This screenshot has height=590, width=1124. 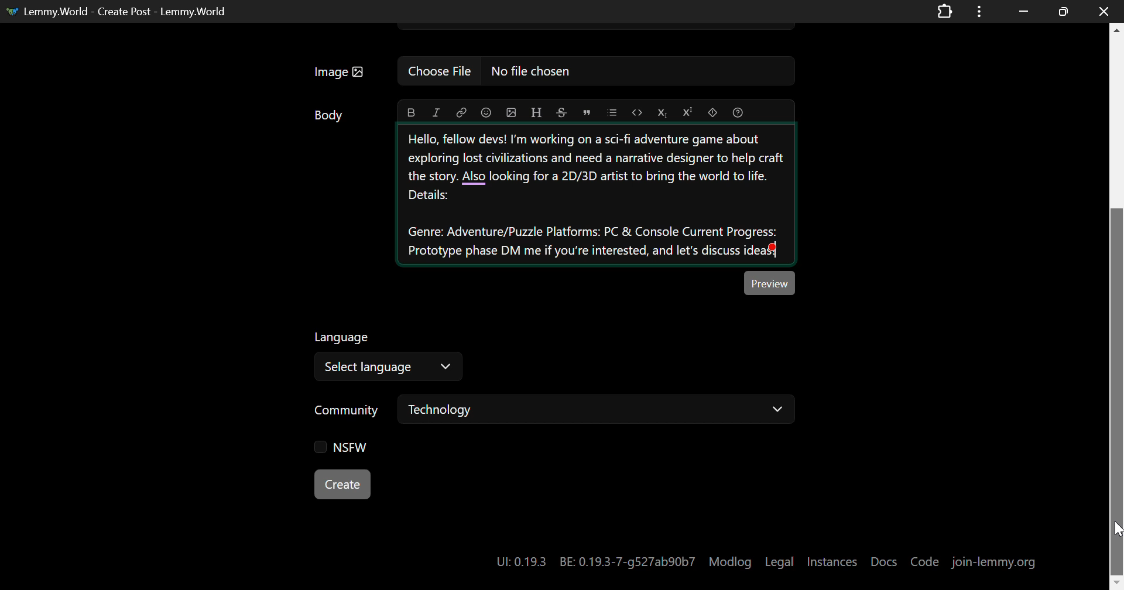 What do you see at coordinates (944, 11) in the screenshot?
I see `Extensions` at bounding box center [944, 11].